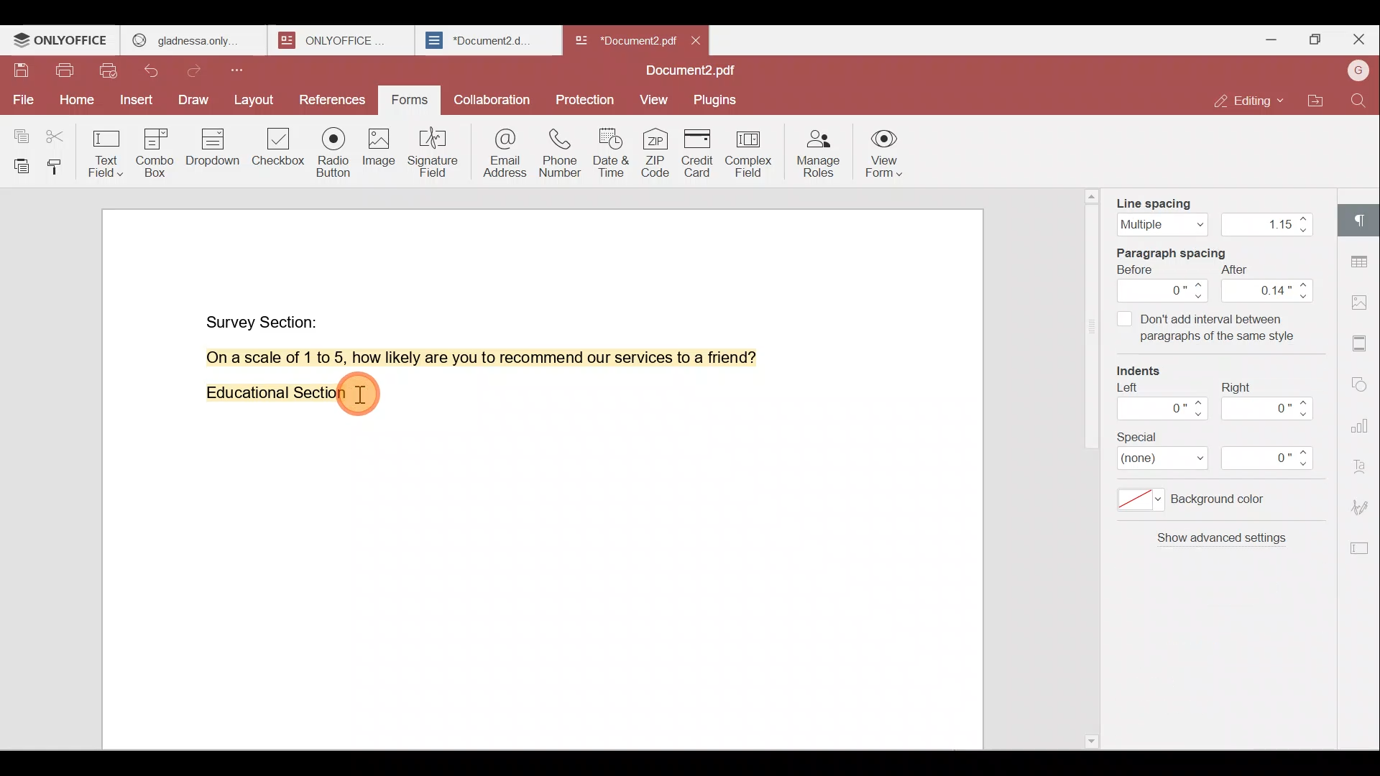 The width and height of the screenshot is (1380, 776). Describe the element at coordinates (1208, 328) in the screenshot. I see `Internal paragraphs` at that location.